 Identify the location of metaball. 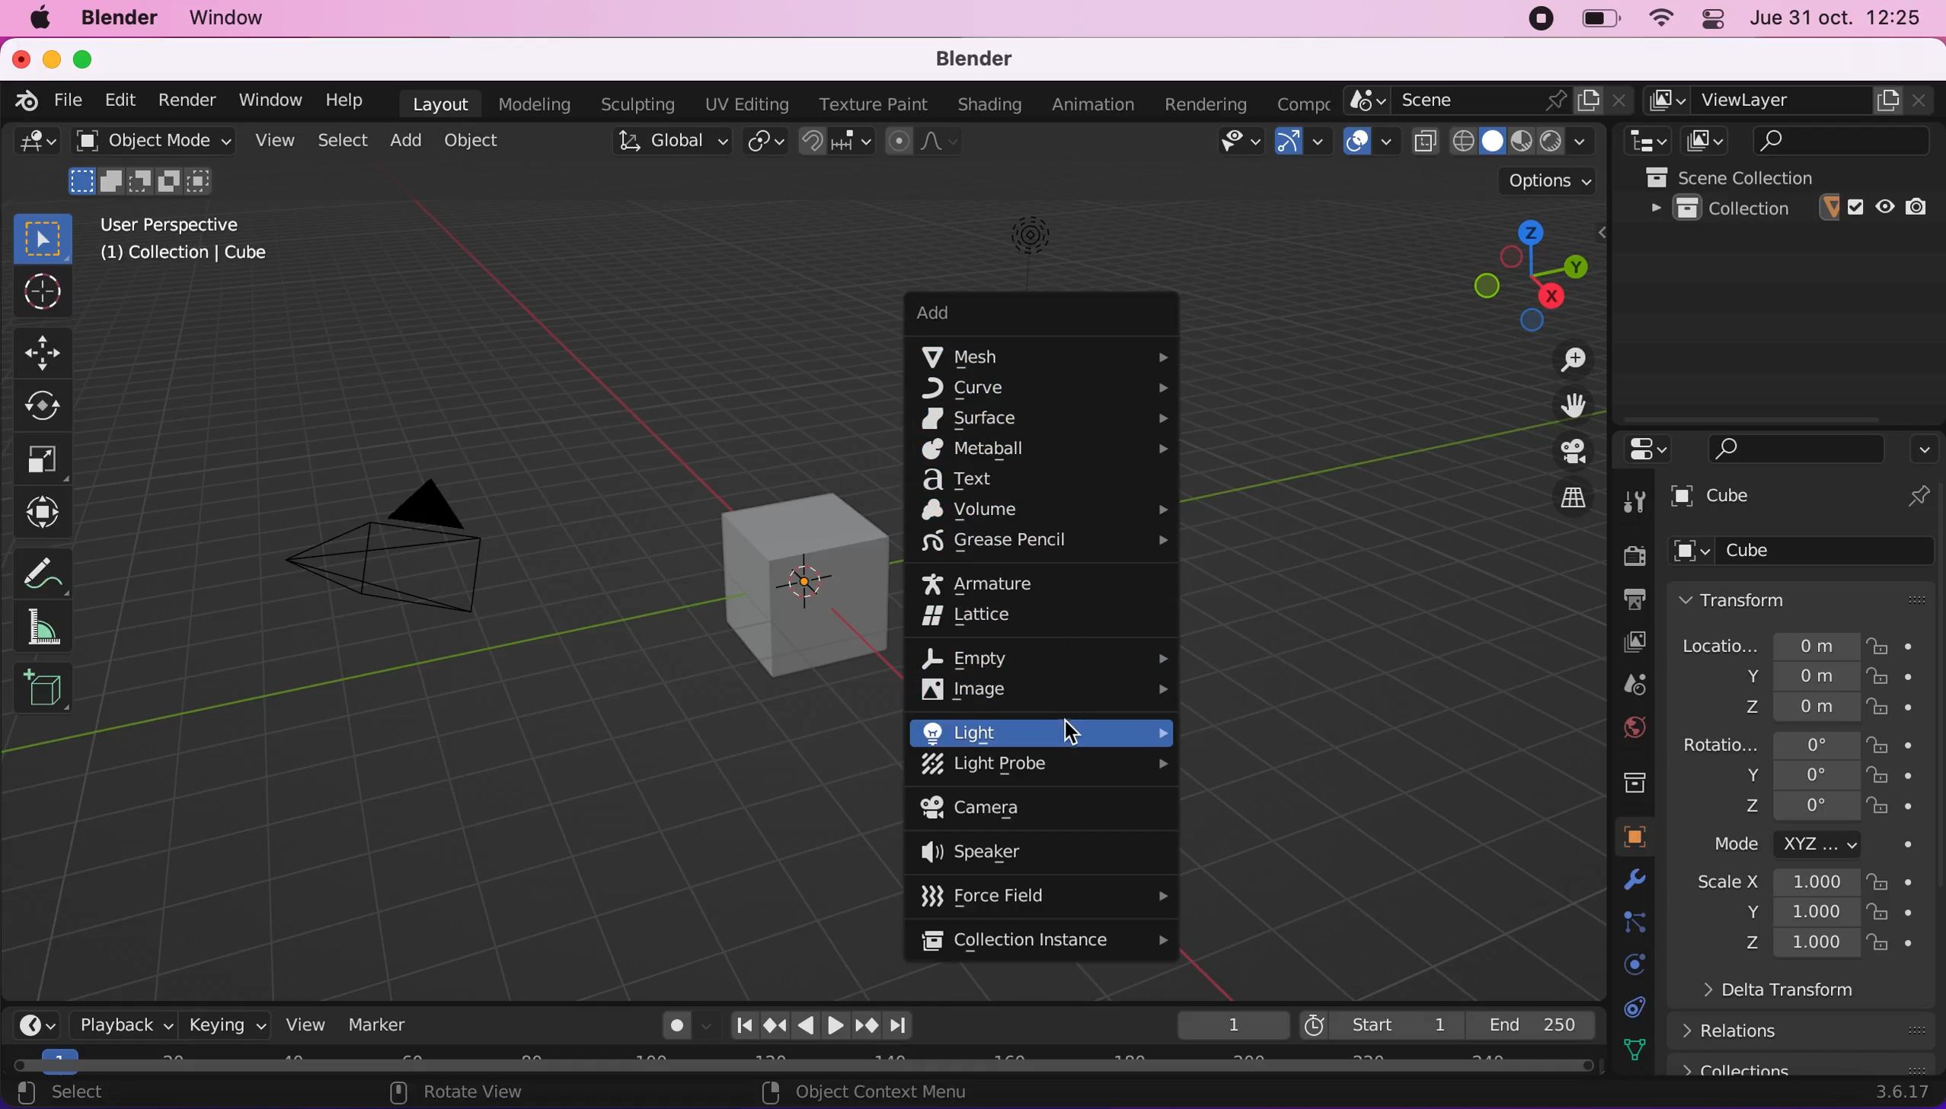
(1043, 450).